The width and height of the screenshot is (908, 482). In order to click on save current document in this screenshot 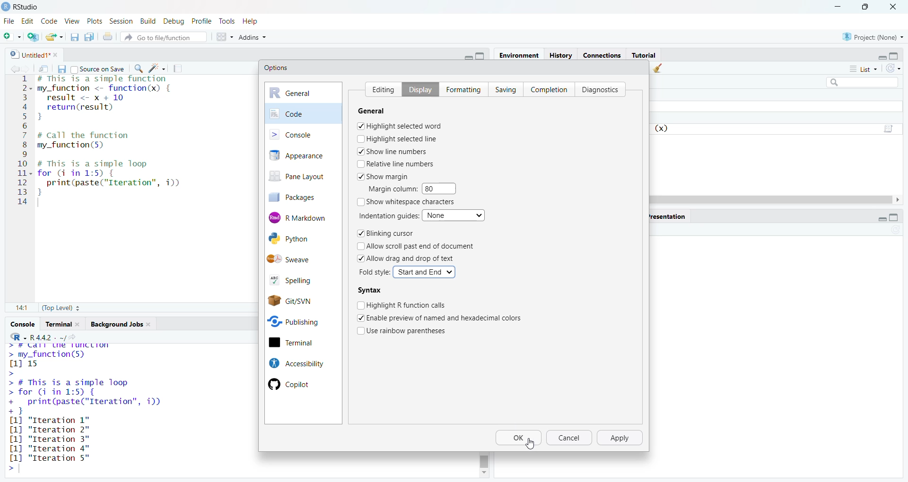, I will do `click(61, 68)`.